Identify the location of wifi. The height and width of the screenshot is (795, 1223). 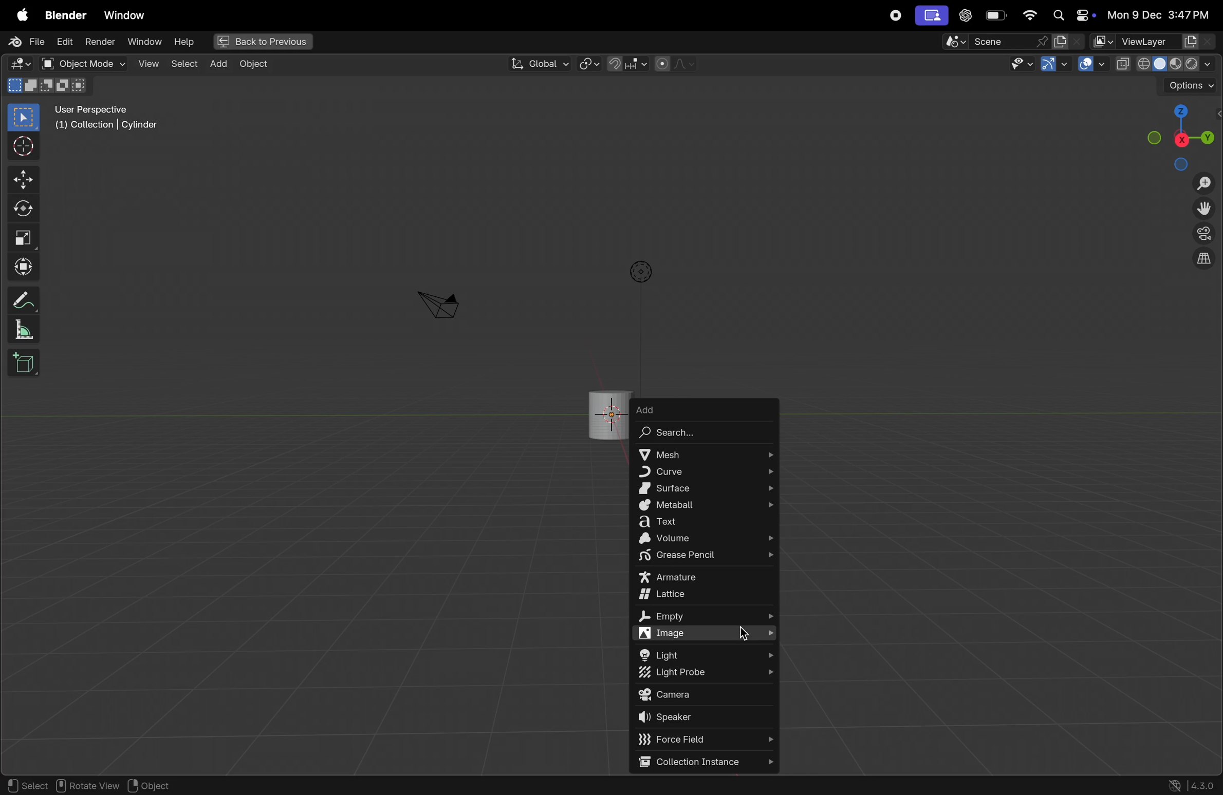
(1029, 15).